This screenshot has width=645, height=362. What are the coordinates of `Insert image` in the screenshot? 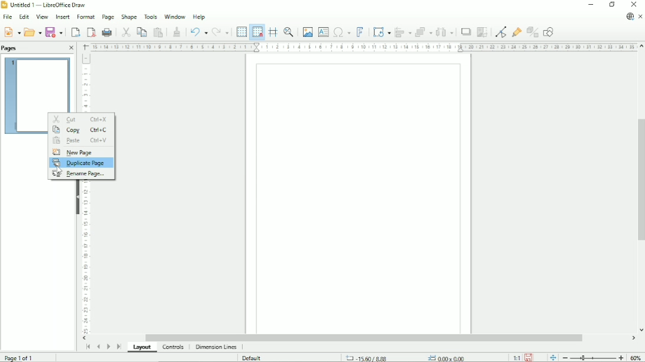 It's located at (307, 32).